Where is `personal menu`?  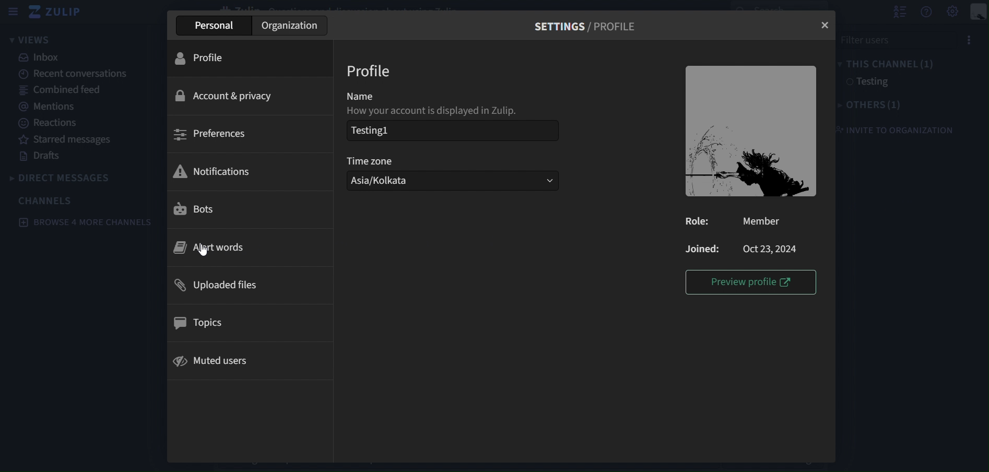
personal menu is located at coordinates (979, 11).